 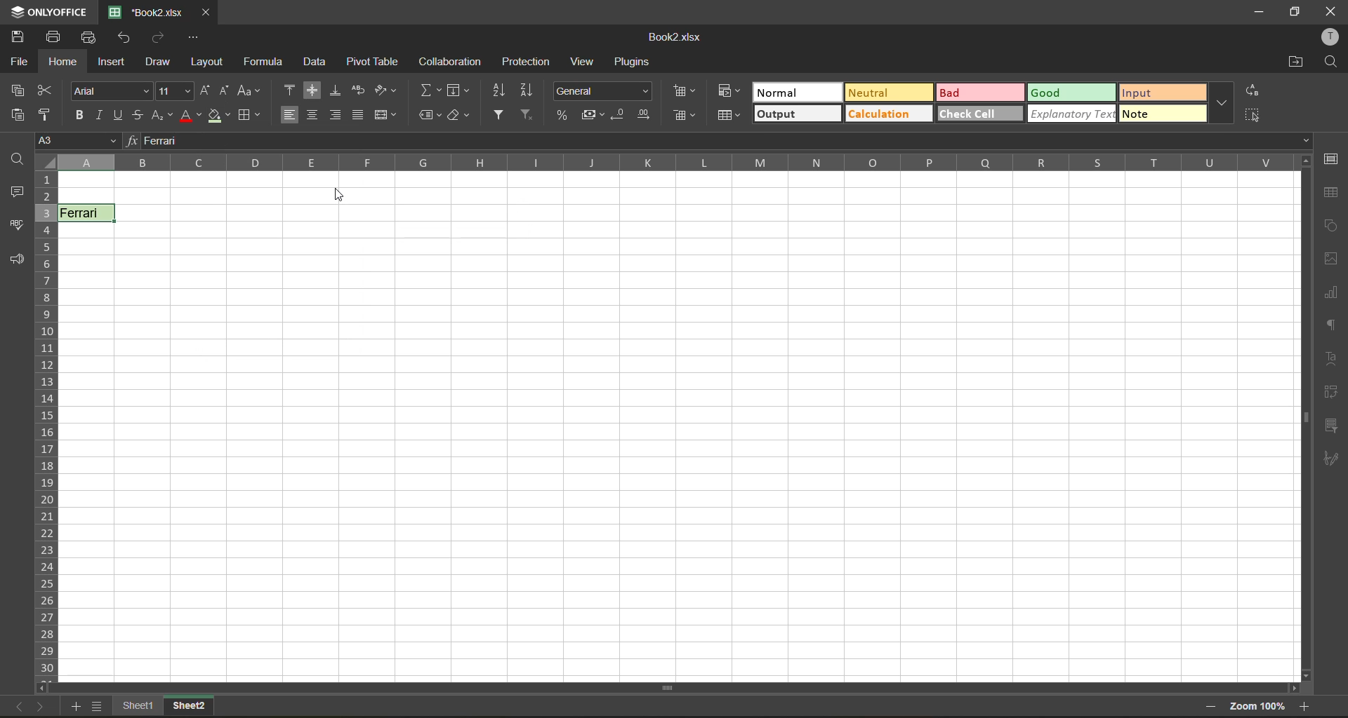 What do you see at coordinates (289, 89) in the screenshot?
I see `align top` at bounding box center [289, 89].